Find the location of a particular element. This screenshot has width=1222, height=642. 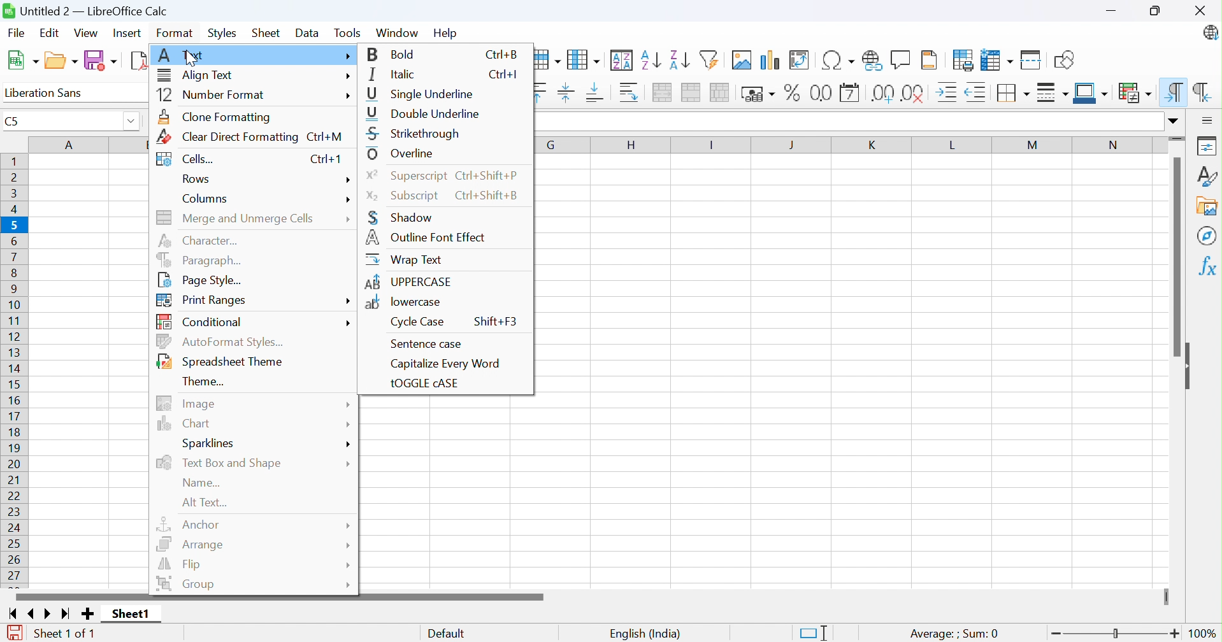

Headers and footers is located at coordinates (930, 60).